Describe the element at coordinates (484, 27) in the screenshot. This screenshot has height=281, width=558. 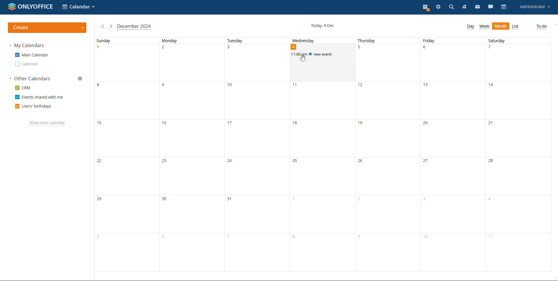
I see `week view` at that location.